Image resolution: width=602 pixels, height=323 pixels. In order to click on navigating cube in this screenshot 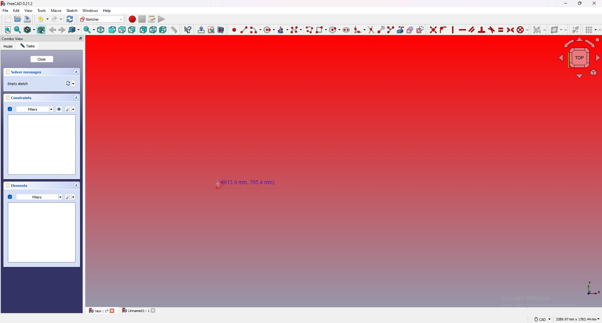, I will do `click(579, 57)`.